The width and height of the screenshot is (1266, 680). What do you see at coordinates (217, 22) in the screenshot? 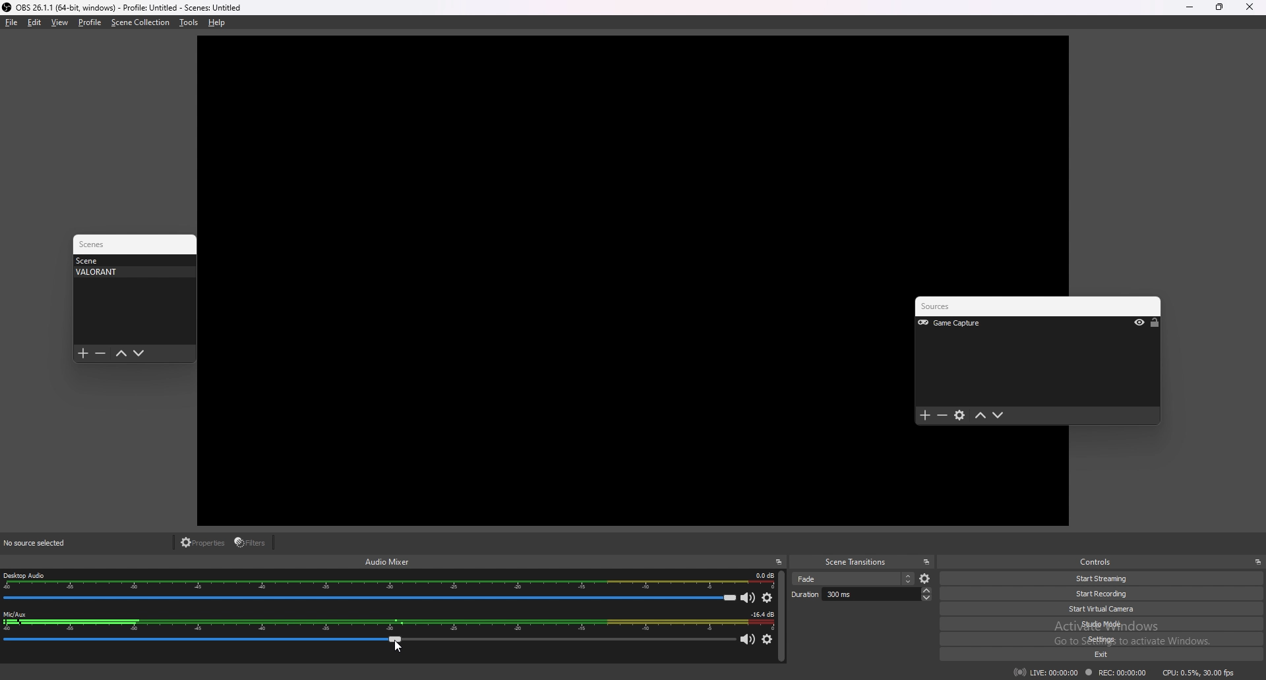
I see `help` at bounding box center [217, 22].